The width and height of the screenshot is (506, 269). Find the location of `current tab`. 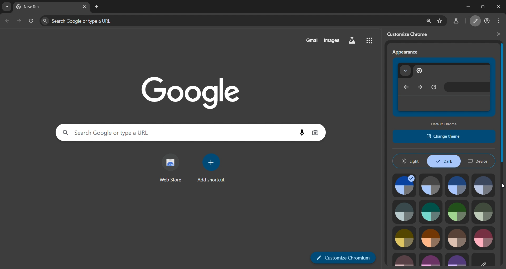

current tab is located at coordinates (35, 8).